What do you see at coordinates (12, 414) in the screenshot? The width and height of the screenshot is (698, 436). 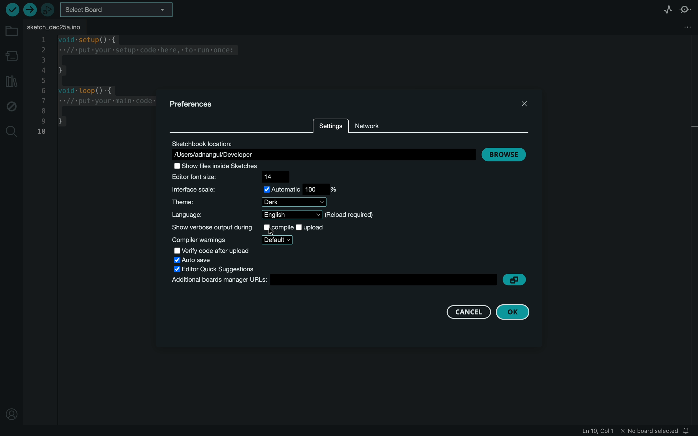 I see `profile` at bounding box center [12, 414].